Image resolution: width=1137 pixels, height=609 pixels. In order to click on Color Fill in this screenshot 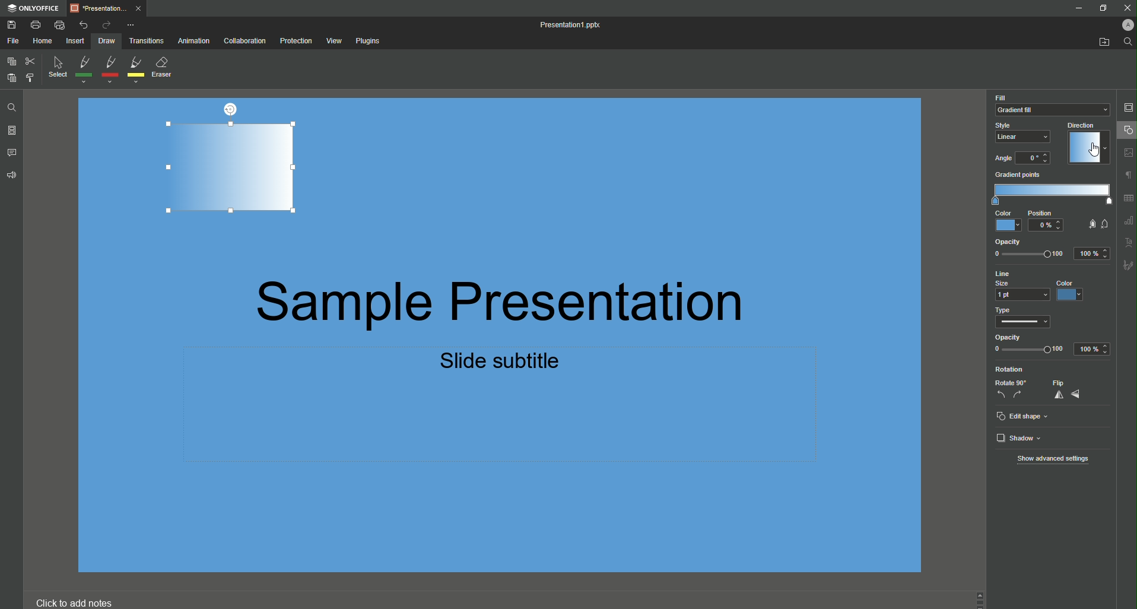, I will do `click(1053, 104)`.